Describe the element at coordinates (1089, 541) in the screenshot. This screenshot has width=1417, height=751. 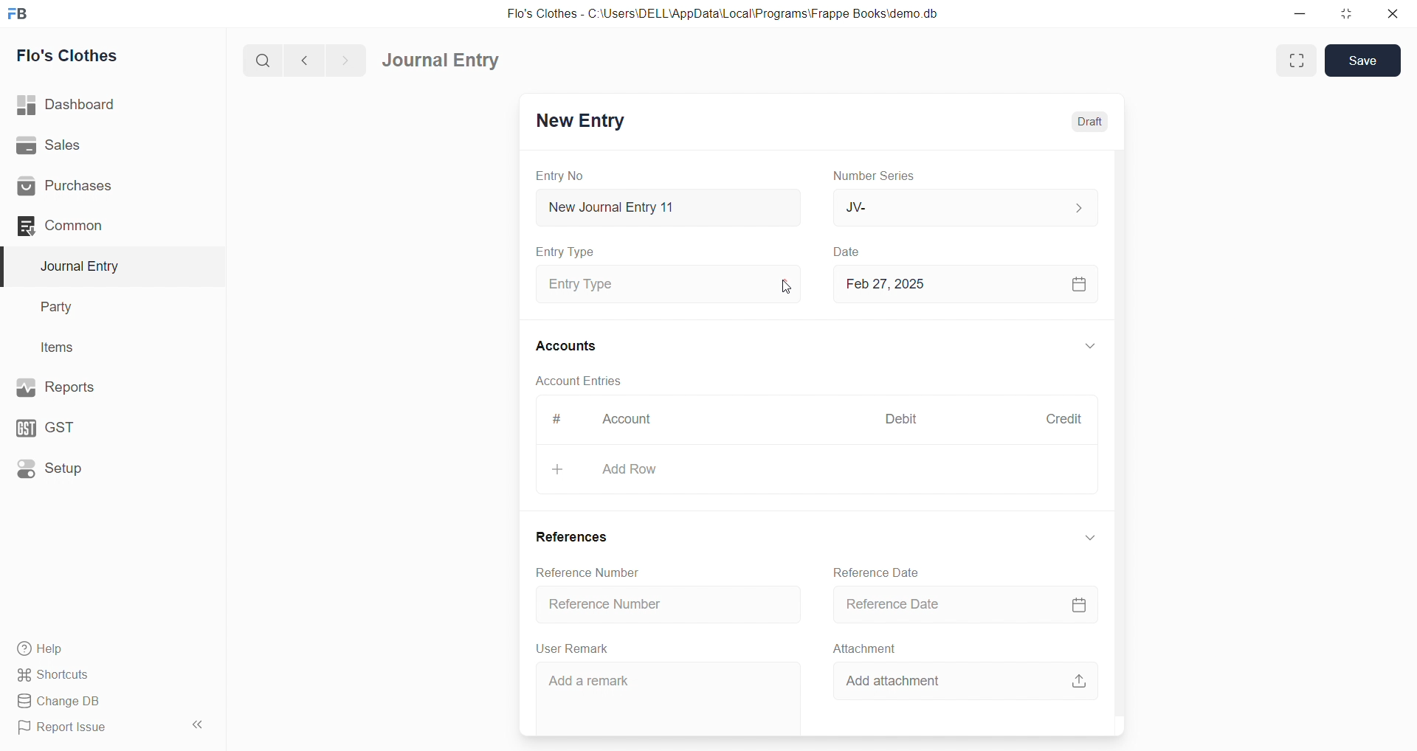
I see `EXPAND/COLLAPSE` at that location.